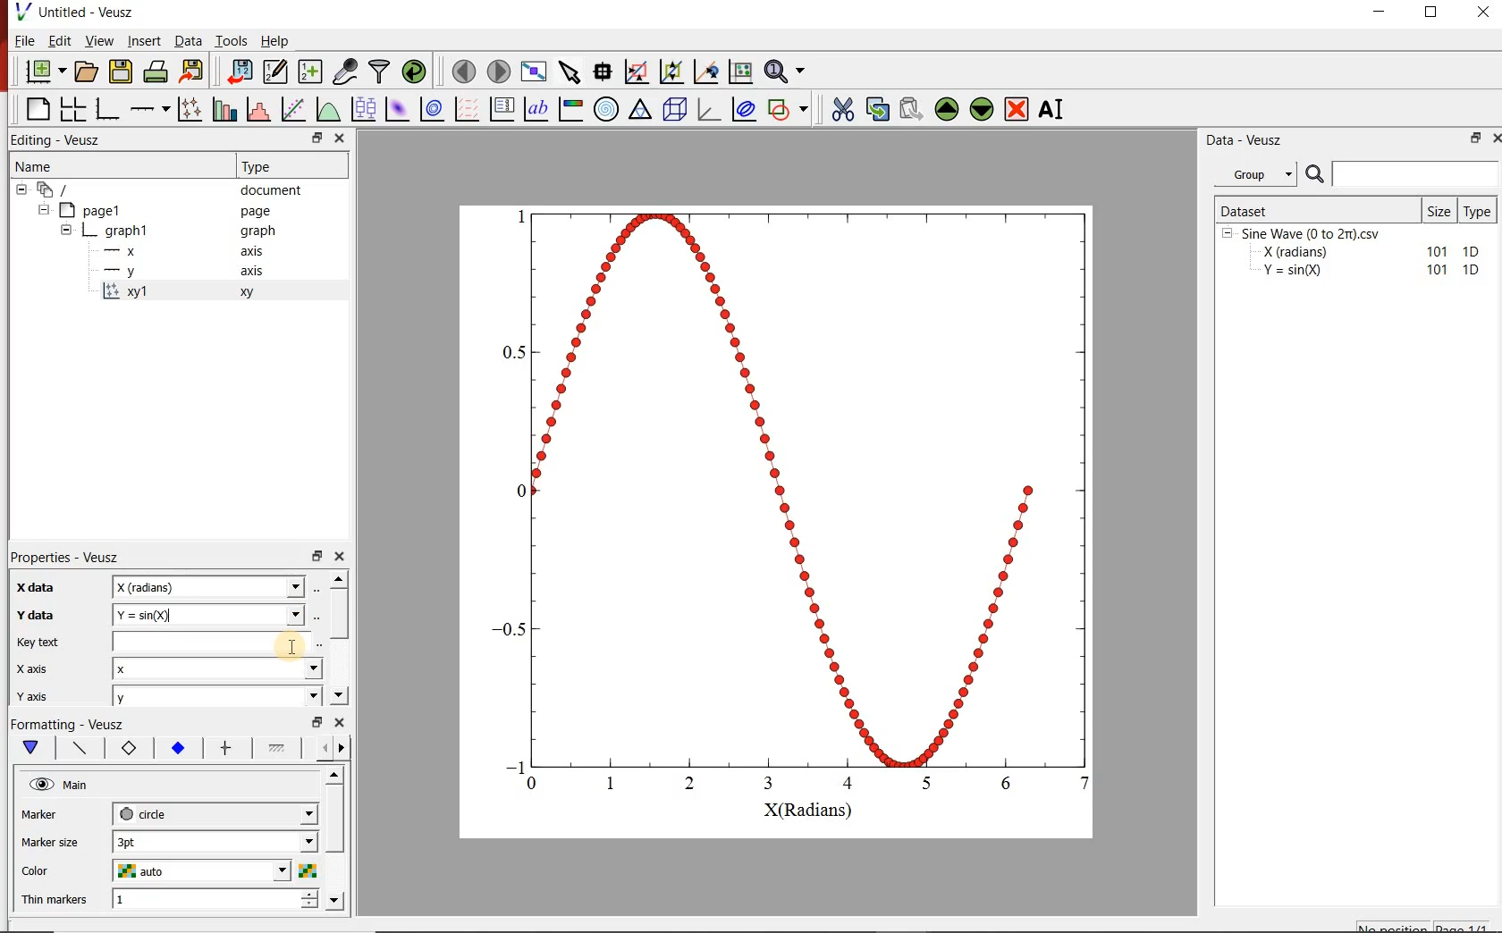 The height and width of the screenshot is (933, 1502). What do you see at coordinates (232, 40) in the screenshot?
I see `Tools` at bounding box center [232, 40].